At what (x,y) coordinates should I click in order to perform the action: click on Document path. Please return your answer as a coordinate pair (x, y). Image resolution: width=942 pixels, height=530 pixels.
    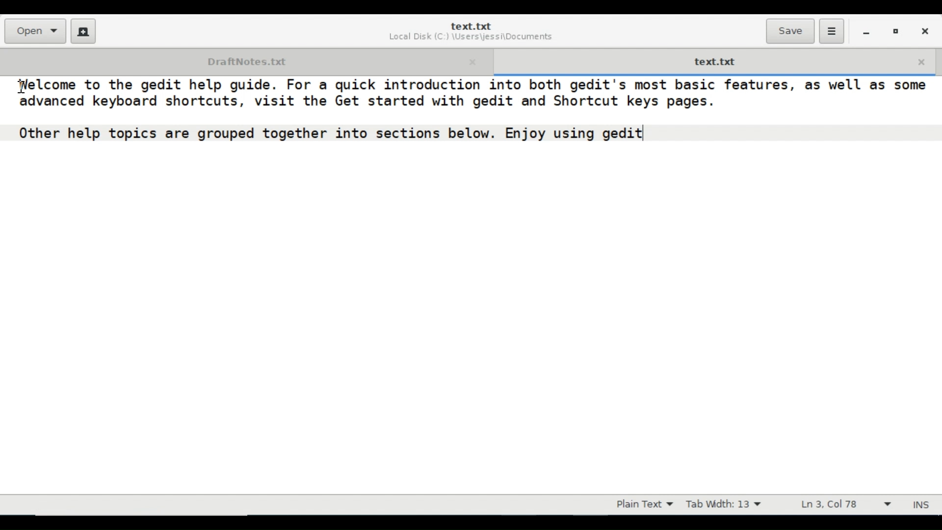
    Looking at the image, I should click on (470, 38).